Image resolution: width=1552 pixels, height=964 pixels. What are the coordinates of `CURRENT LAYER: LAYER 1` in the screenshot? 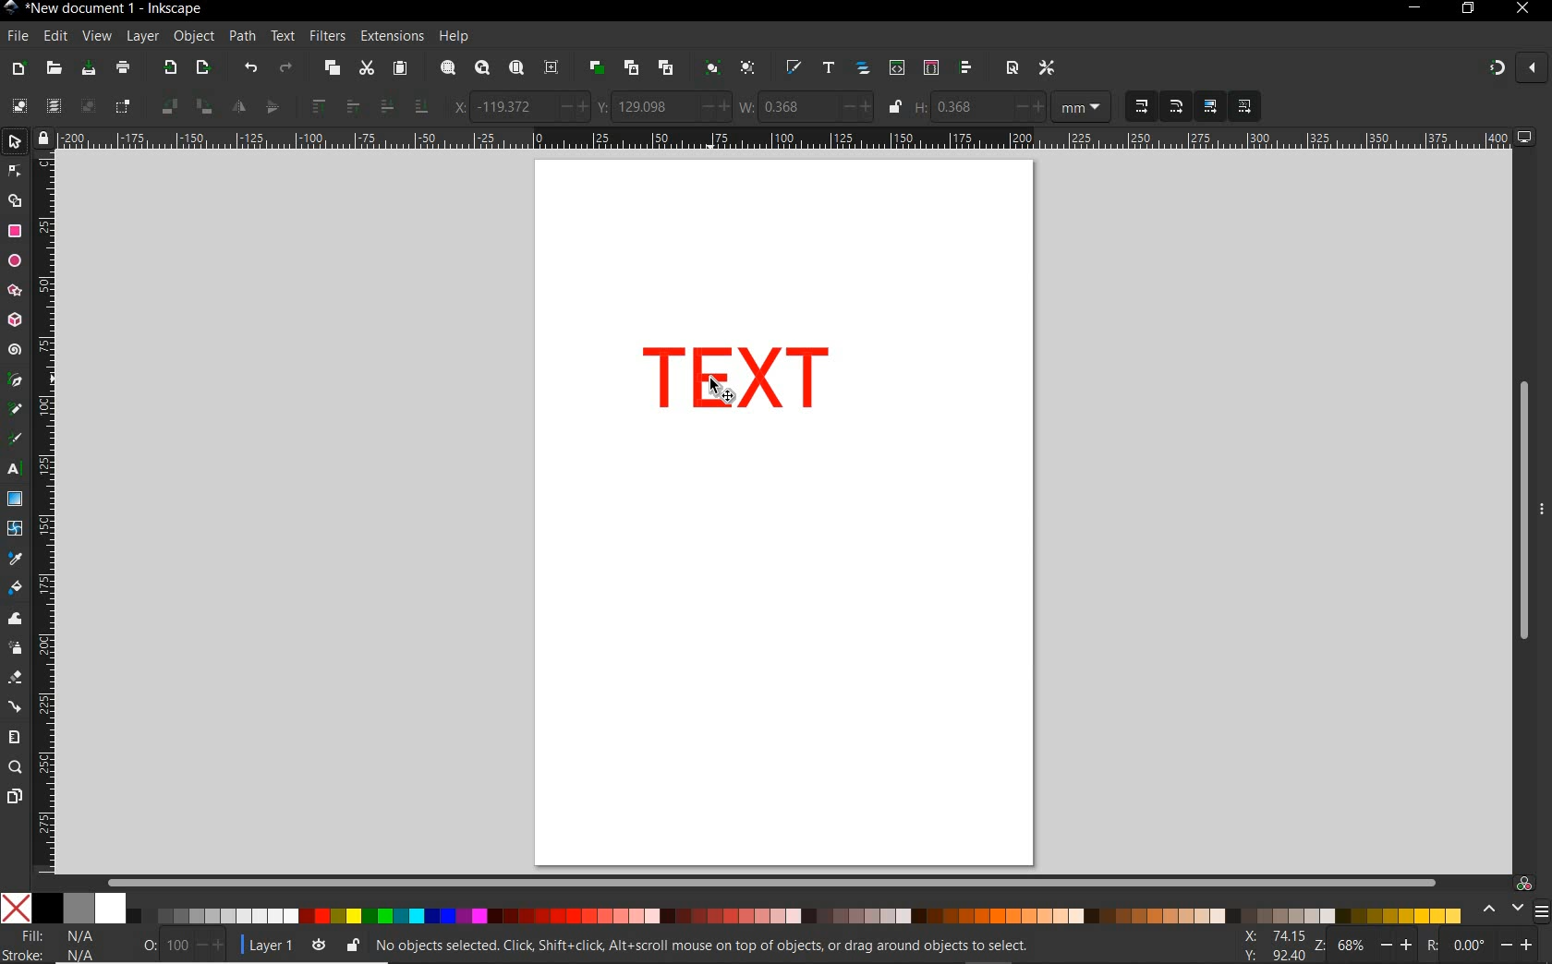 It's located at (269, 947).